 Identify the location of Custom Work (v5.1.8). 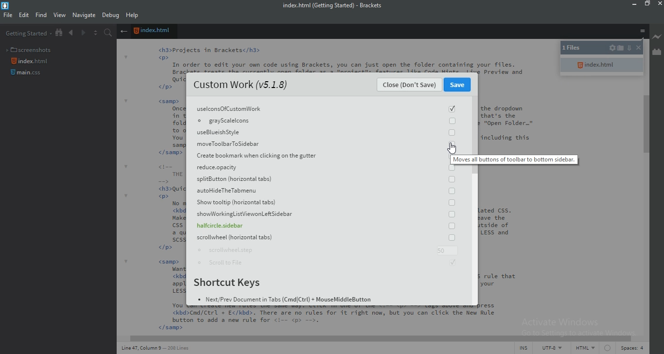
(240, 85).